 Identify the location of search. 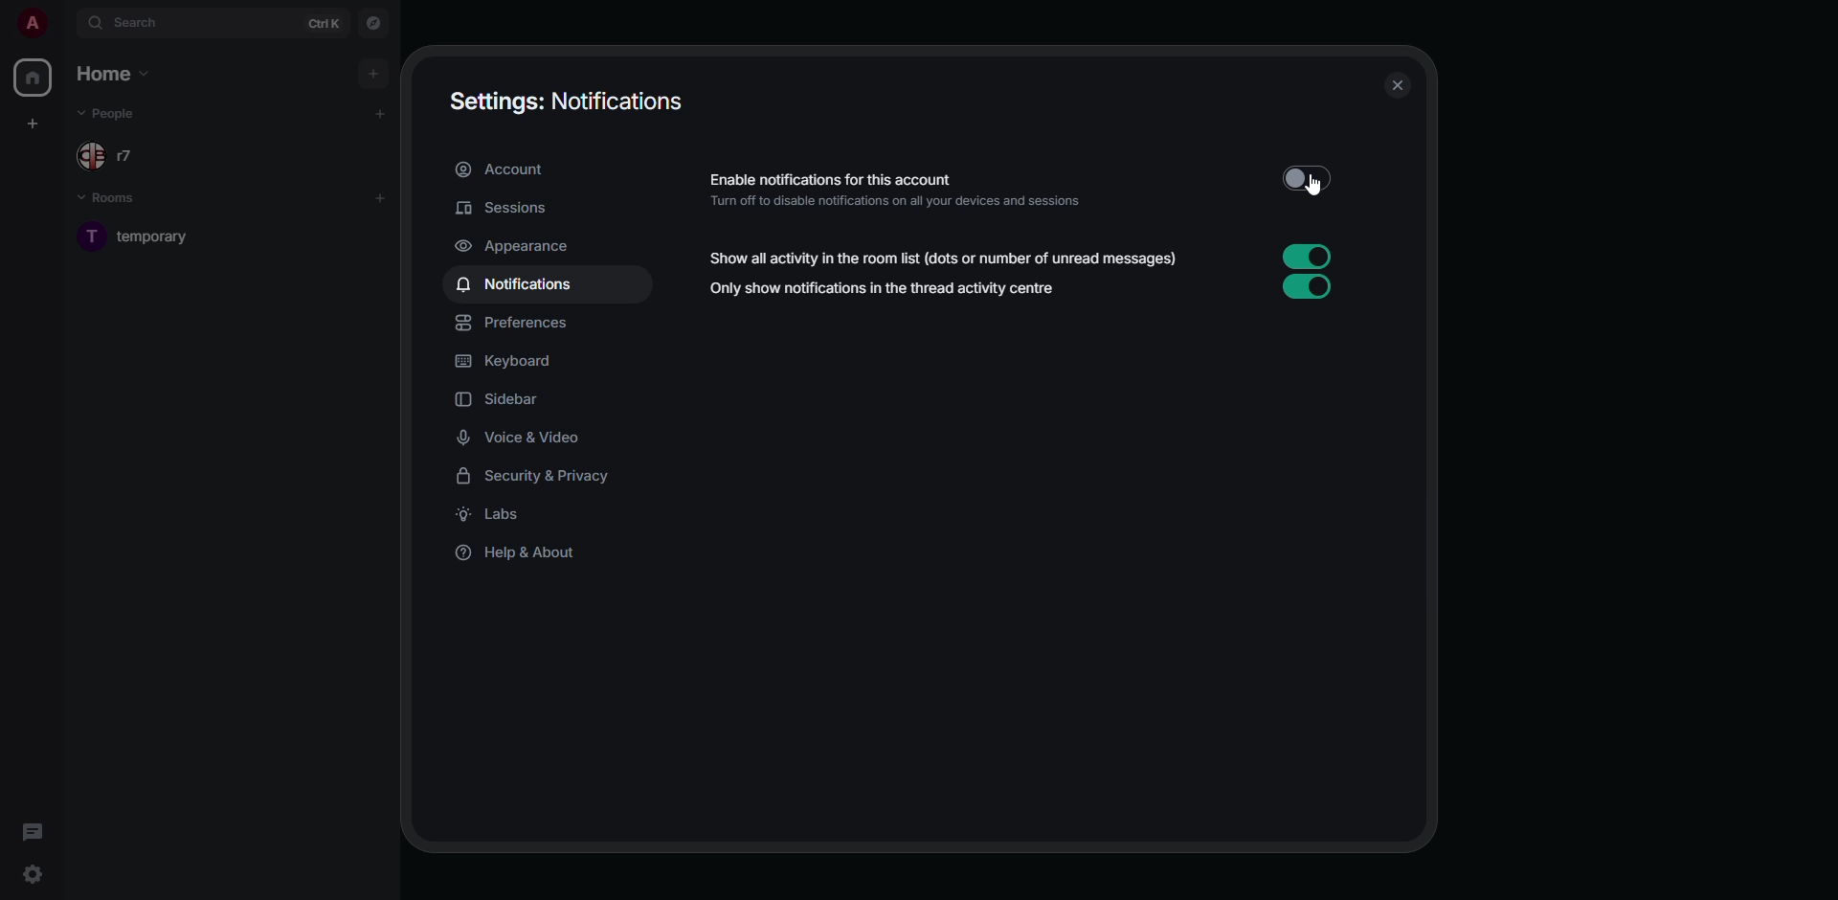
(134, 24).